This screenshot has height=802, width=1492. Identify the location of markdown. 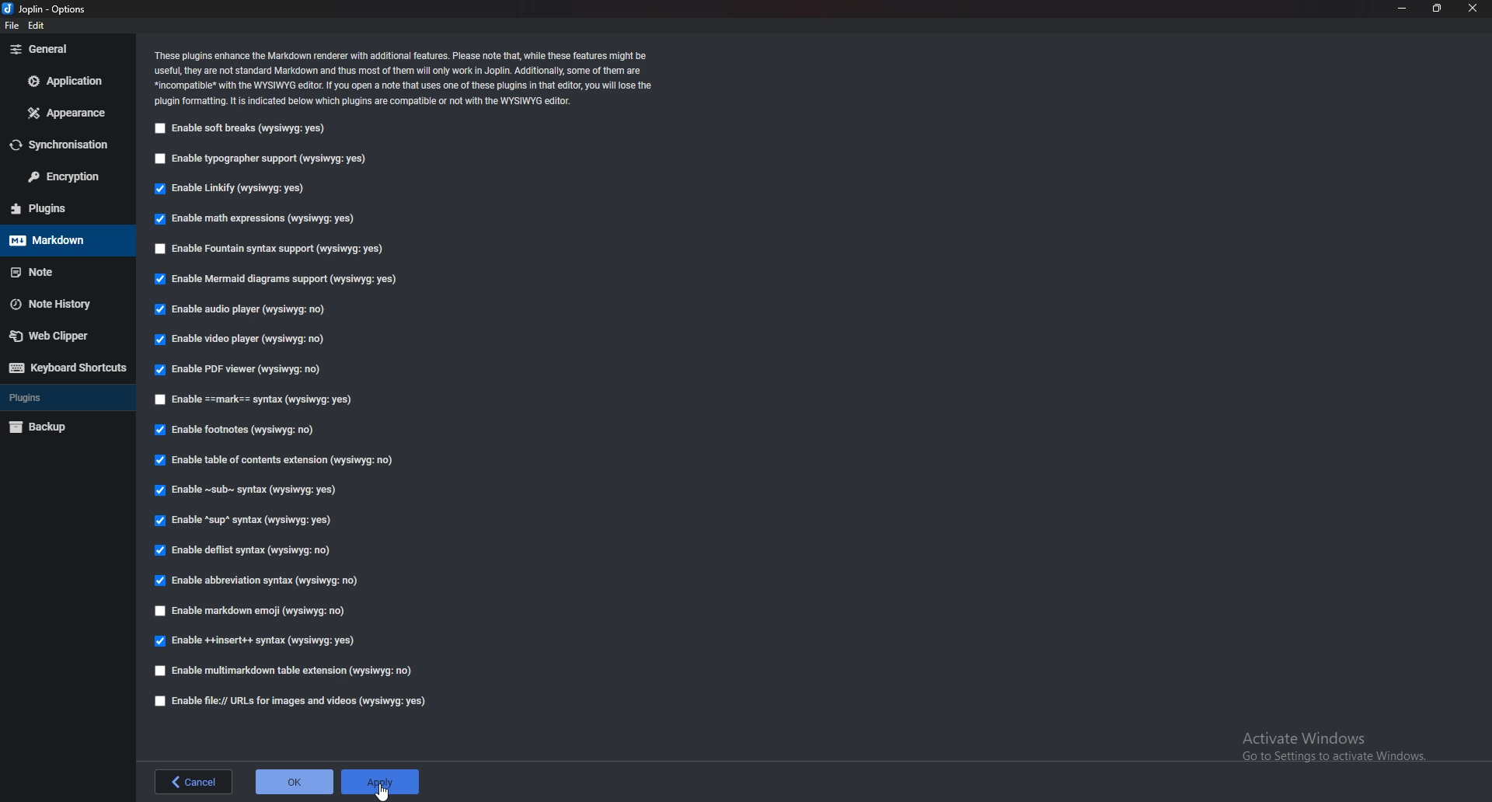
(62, 240).